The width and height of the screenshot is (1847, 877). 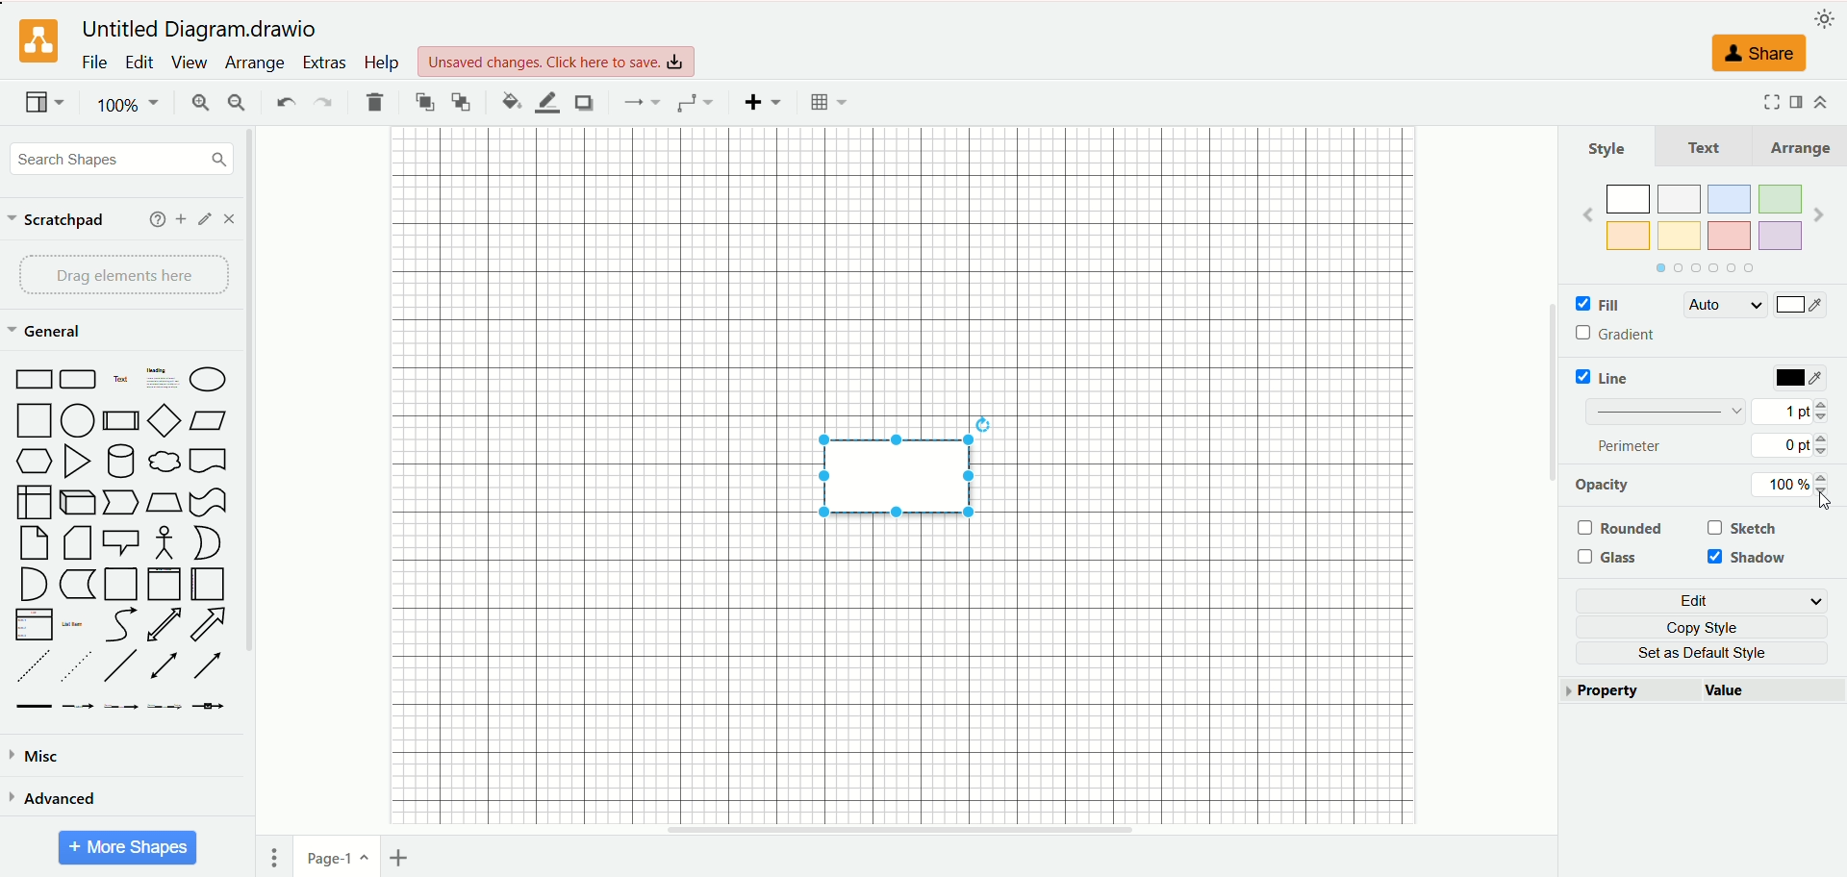 I want to click on help, so click(x=380, y=62).